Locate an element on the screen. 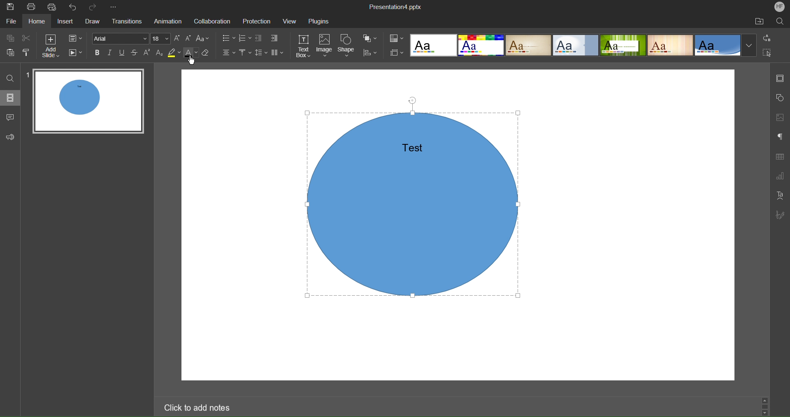 The image size is (790, 417). Presentation Title is located at coordinates (399, 7).